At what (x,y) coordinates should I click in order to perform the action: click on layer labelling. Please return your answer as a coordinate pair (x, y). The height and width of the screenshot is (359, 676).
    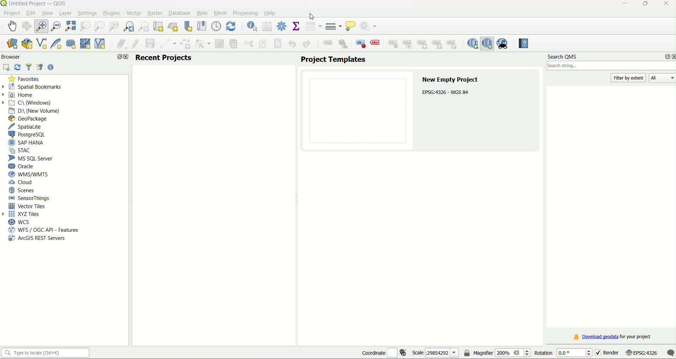
    Looking at the image, I should click on (327, 45).